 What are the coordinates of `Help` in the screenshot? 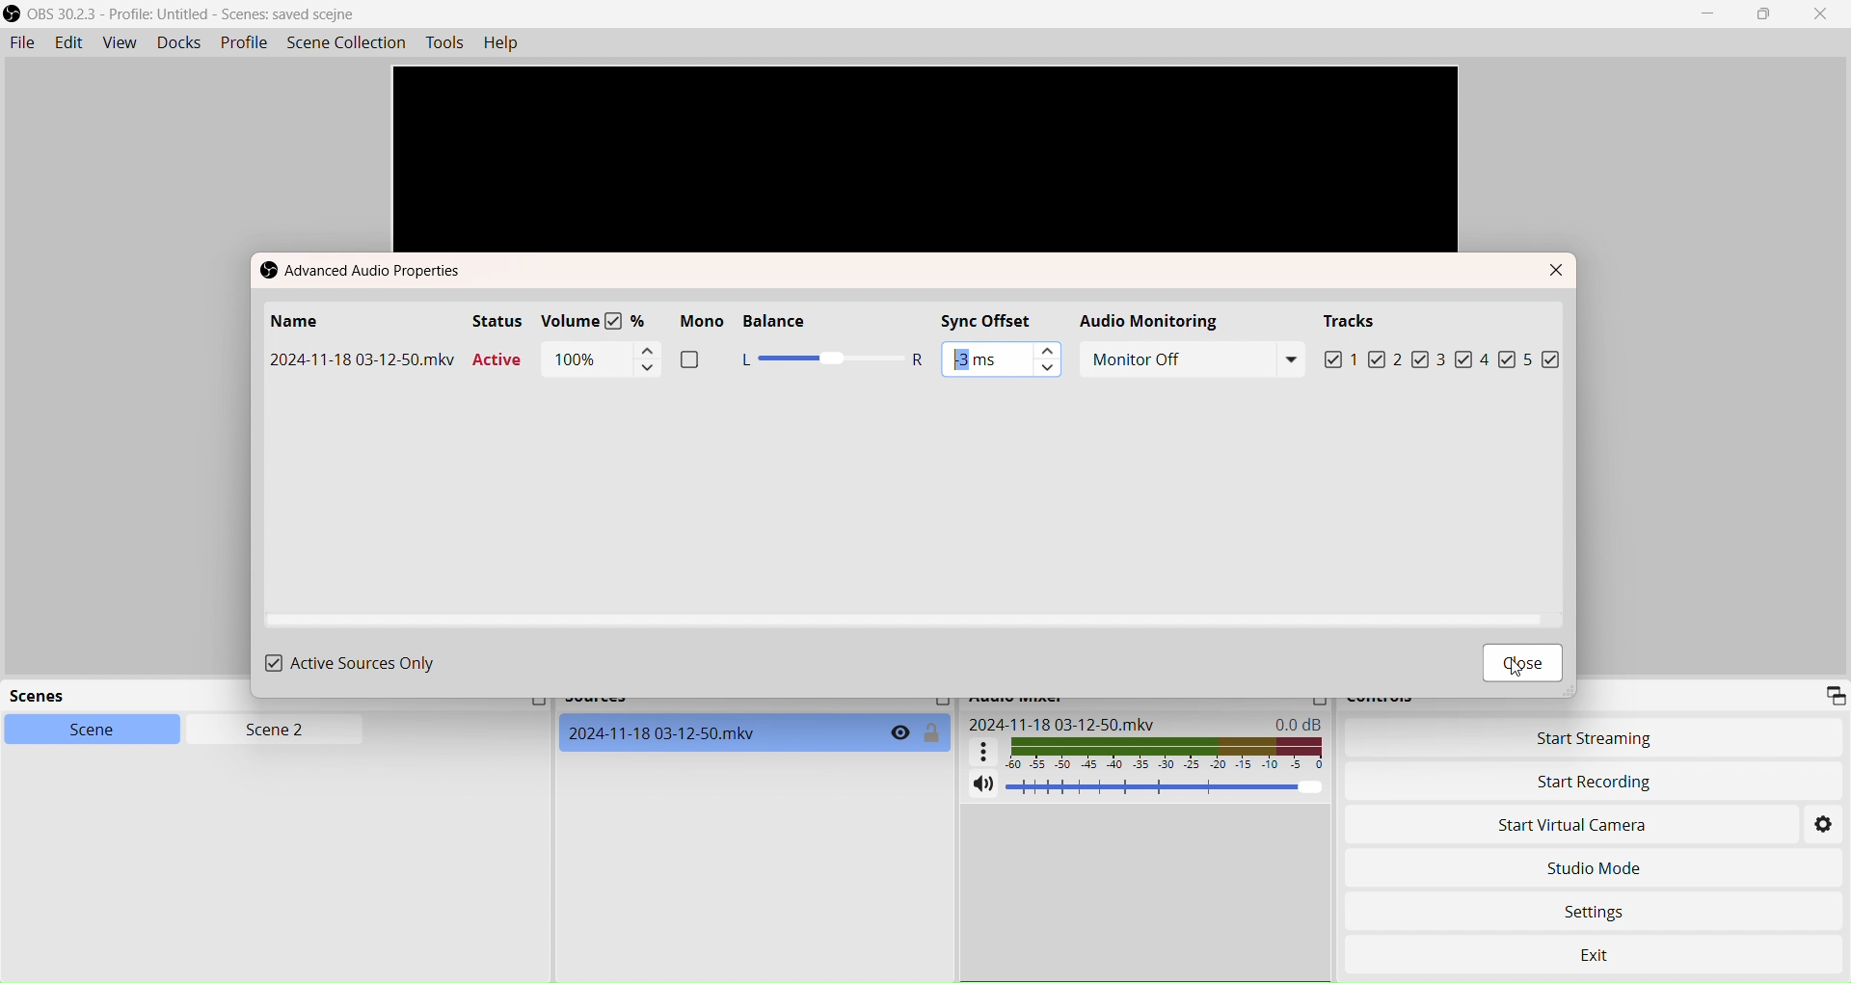 It's located at (507, 44).